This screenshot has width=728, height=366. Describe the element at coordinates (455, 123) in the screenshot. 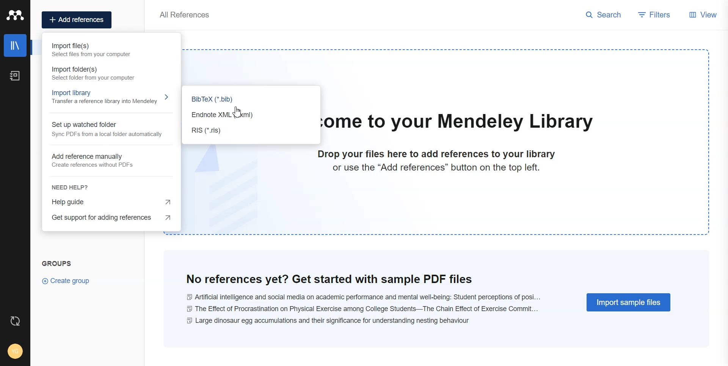

I see `come to your Mendeley Library` at that location.